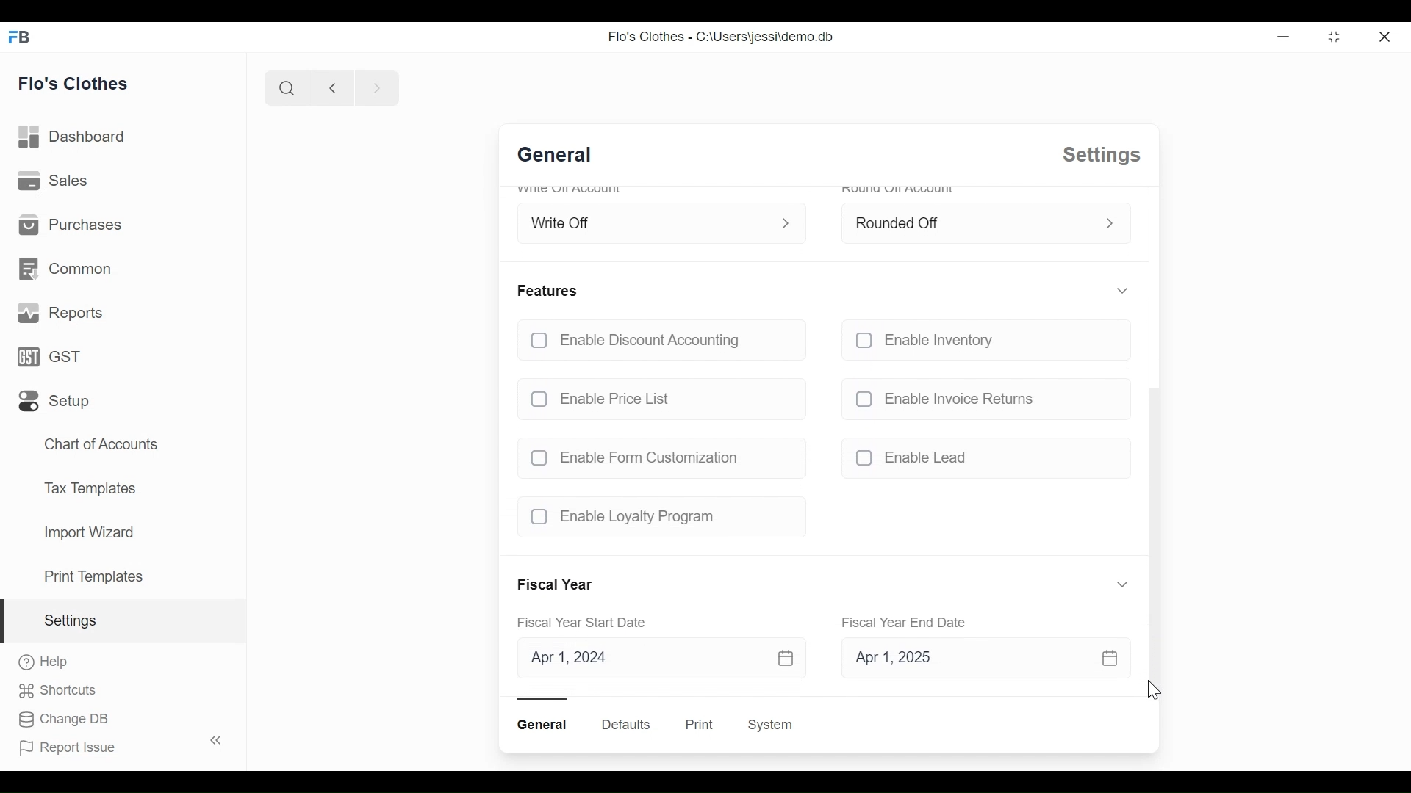 The image size is (1411, 793). Describe the element at coordinates (1110, 224) in the screenshot. I see `Expand` at that location.